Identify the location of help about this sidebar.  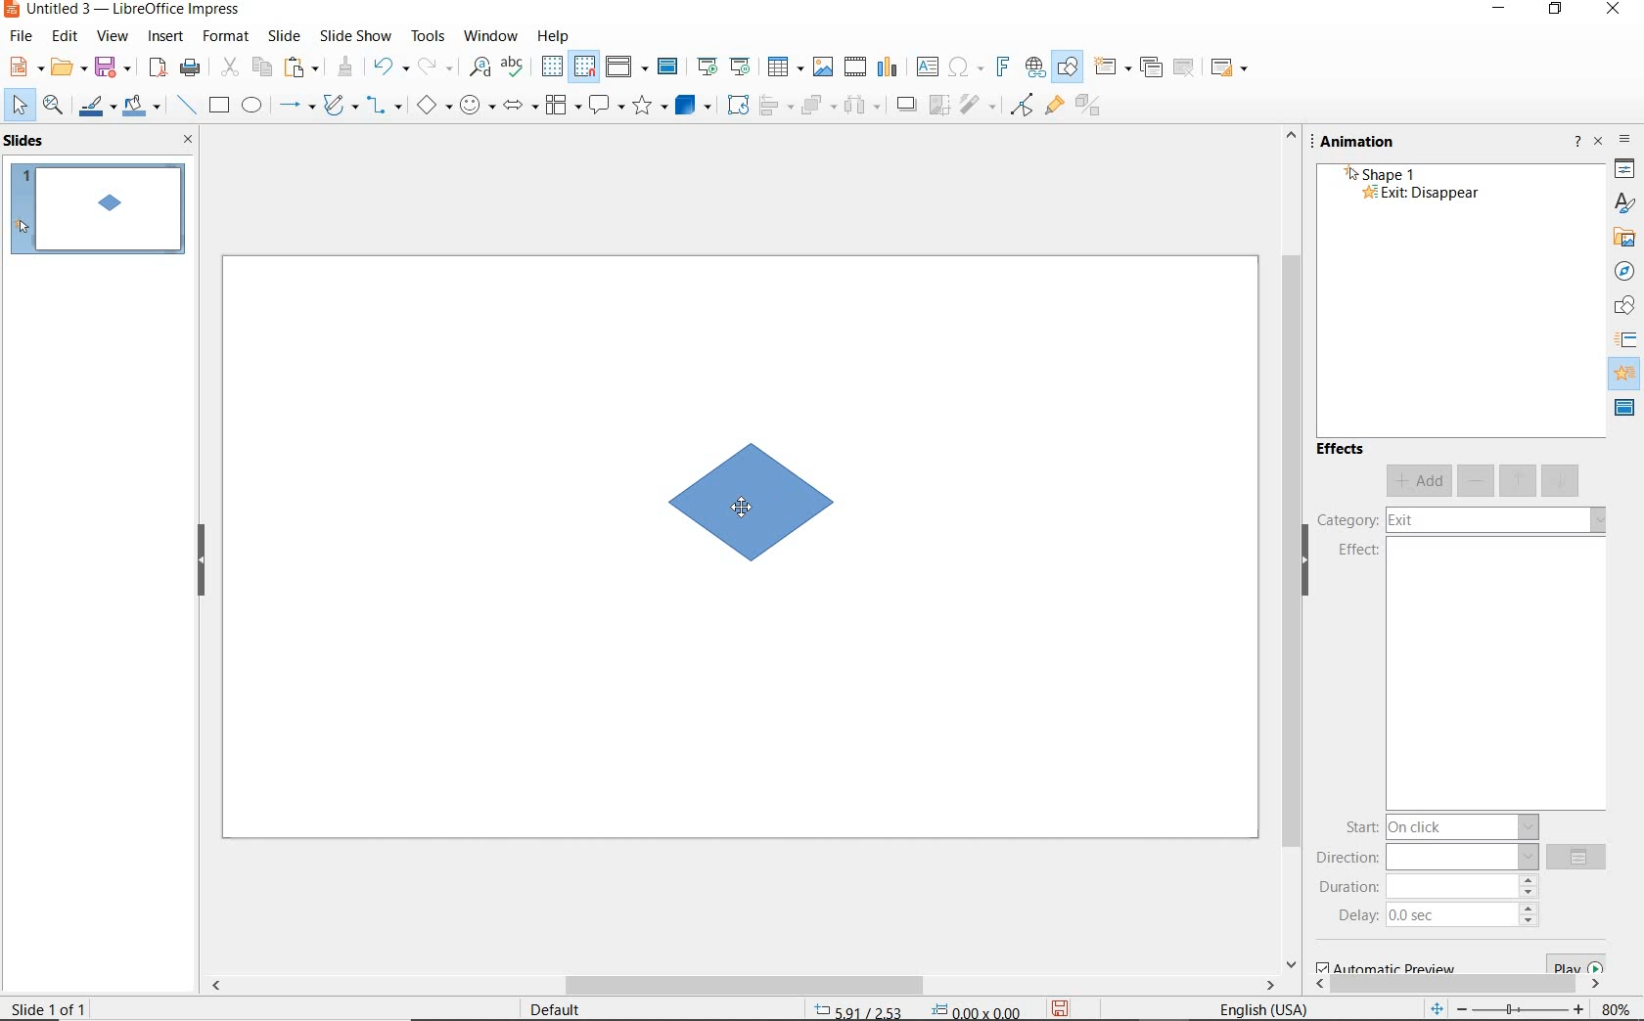
(1578, 144).